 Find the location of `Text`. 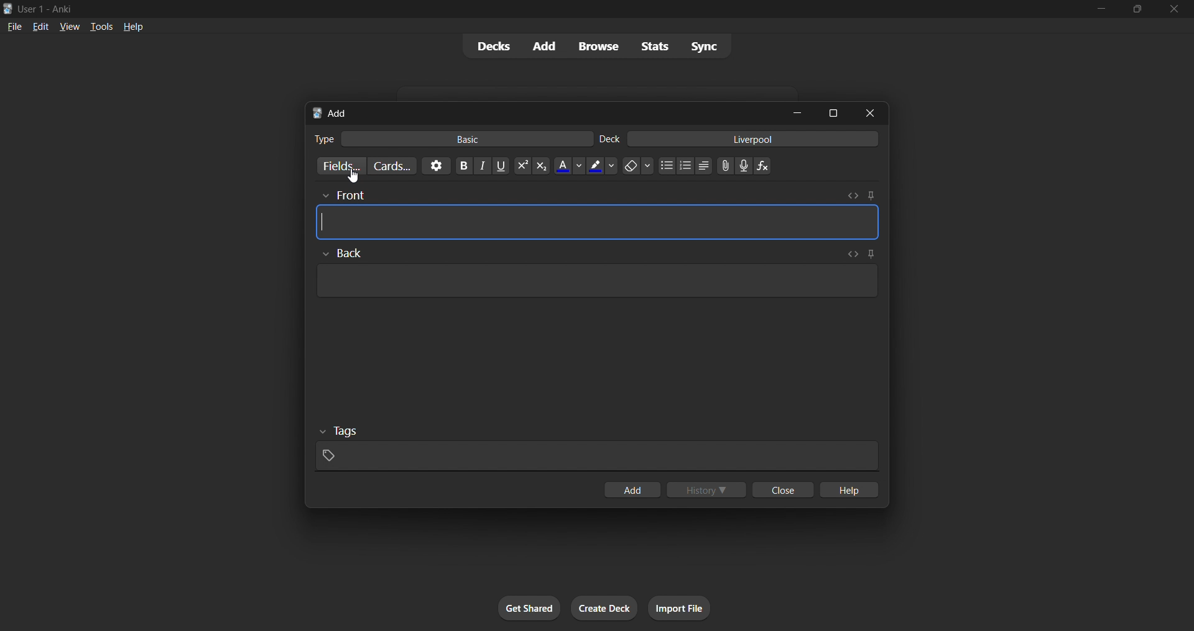

Text is located at coordinates (47, 10).